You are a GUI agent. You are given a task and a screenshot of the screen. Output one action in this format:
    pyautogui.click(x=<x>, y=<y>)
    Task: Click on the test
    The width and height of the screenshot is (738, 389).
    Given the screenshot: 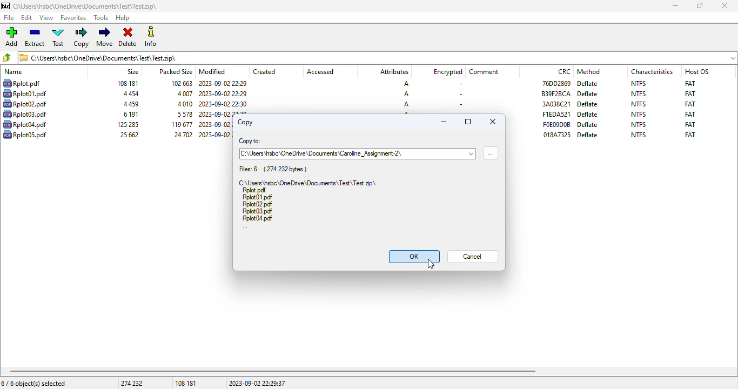 What is the action you would take?
    pyautogui.click(x=59, y=37)
    